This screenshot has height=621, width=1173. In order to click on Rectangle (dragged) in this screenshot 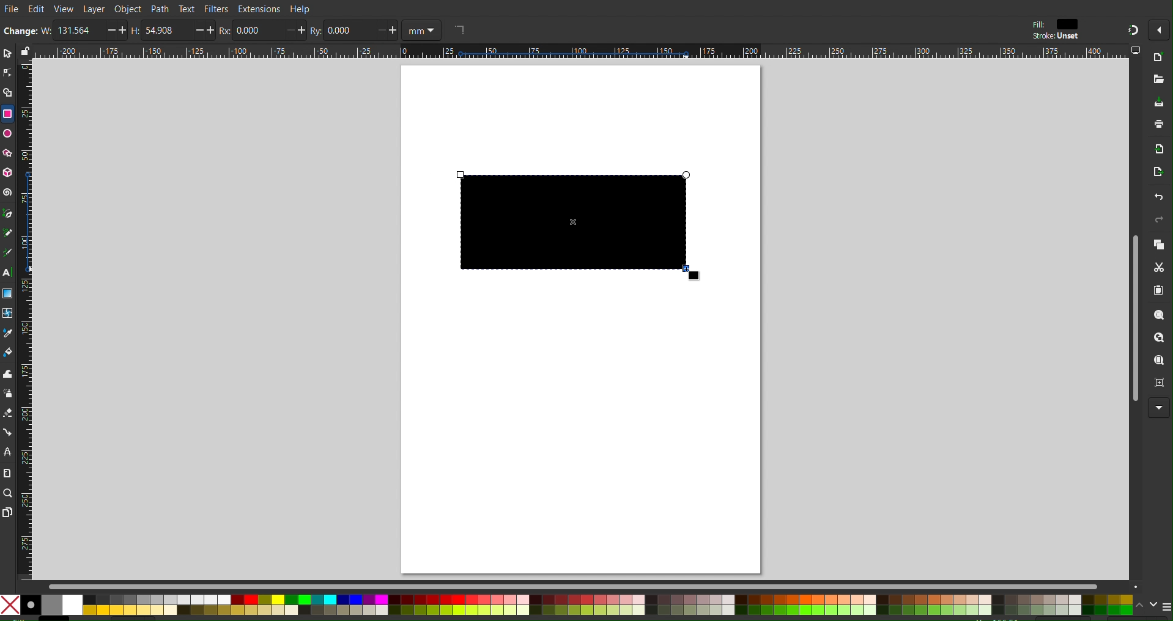, I will do `click(581, 226)`.